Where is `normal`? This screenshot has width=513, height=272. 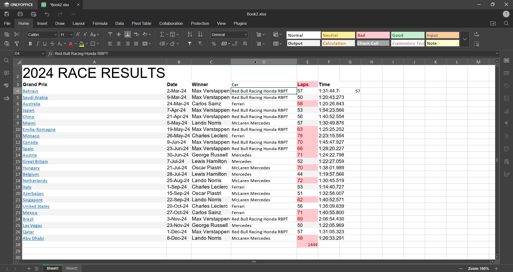 normal is located at coordinates (303, 35).